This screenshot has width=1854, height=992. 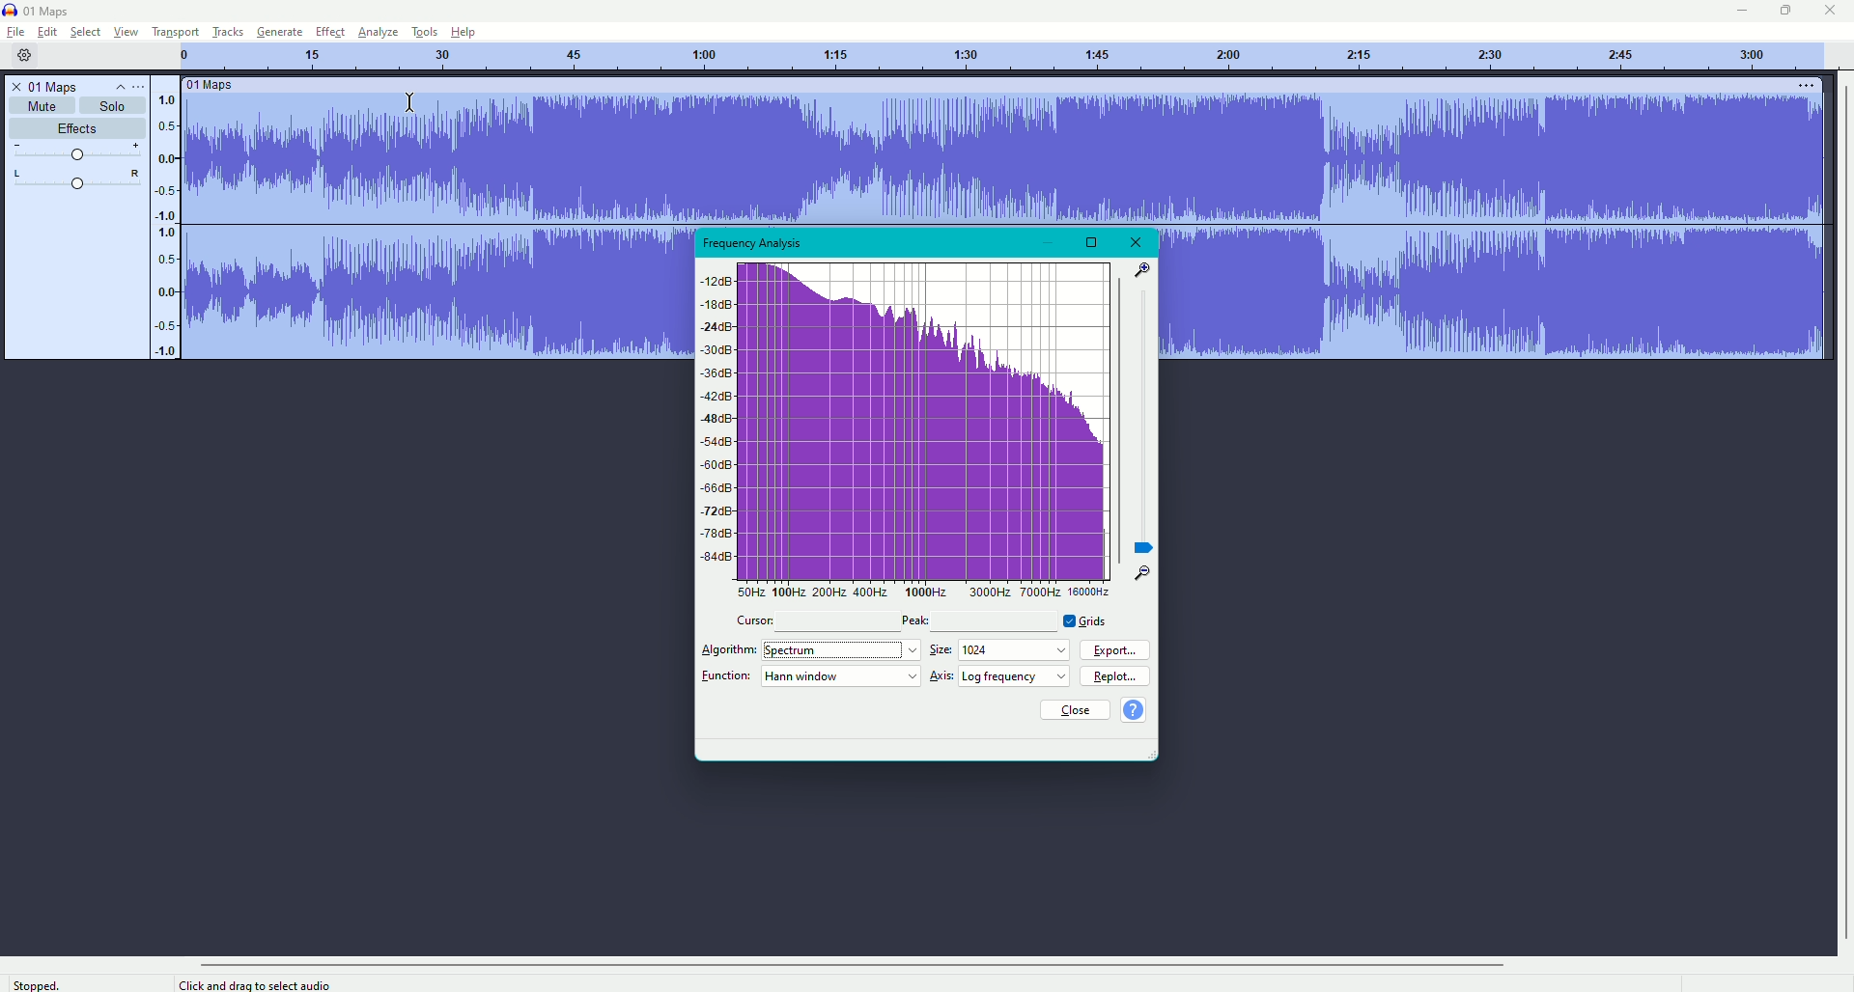 What do you see at coordinates (1002, 648) in the screenshot?
I see `Size - 1024` at bounding box center [1002, 648].